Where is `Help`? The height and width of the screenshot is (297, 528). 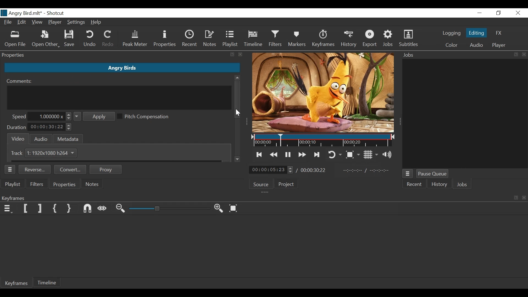
Help is located at coordinates (97, 22).